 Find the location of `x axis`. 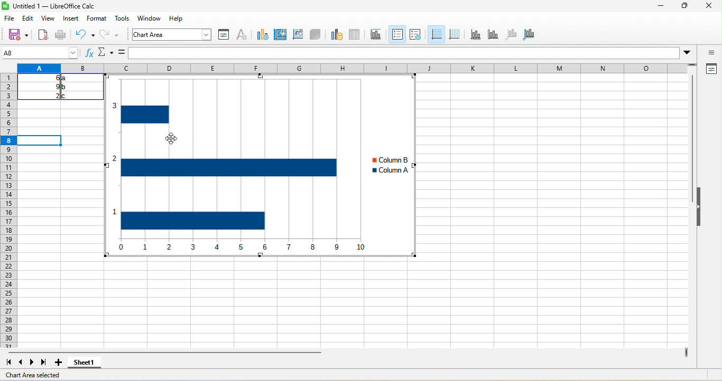

x axis is located at coordinates (475, 36).